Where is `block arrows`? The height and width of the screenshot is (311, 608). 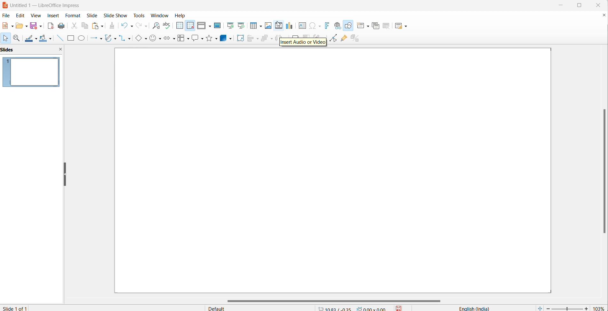 block arrows is located at coordinates (167, 39).